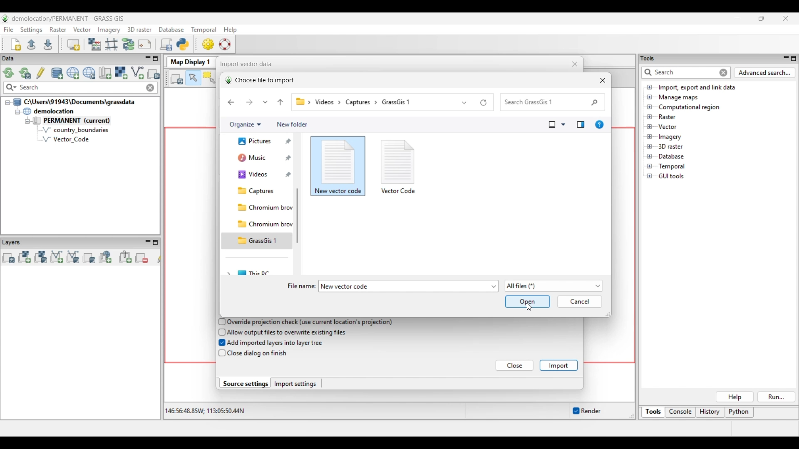 The width and height of the screenshot is (799, 449). Describe the element at coordinates (689, 107) in the screenshot. I see `Double click to see files under Computational region` at that location.